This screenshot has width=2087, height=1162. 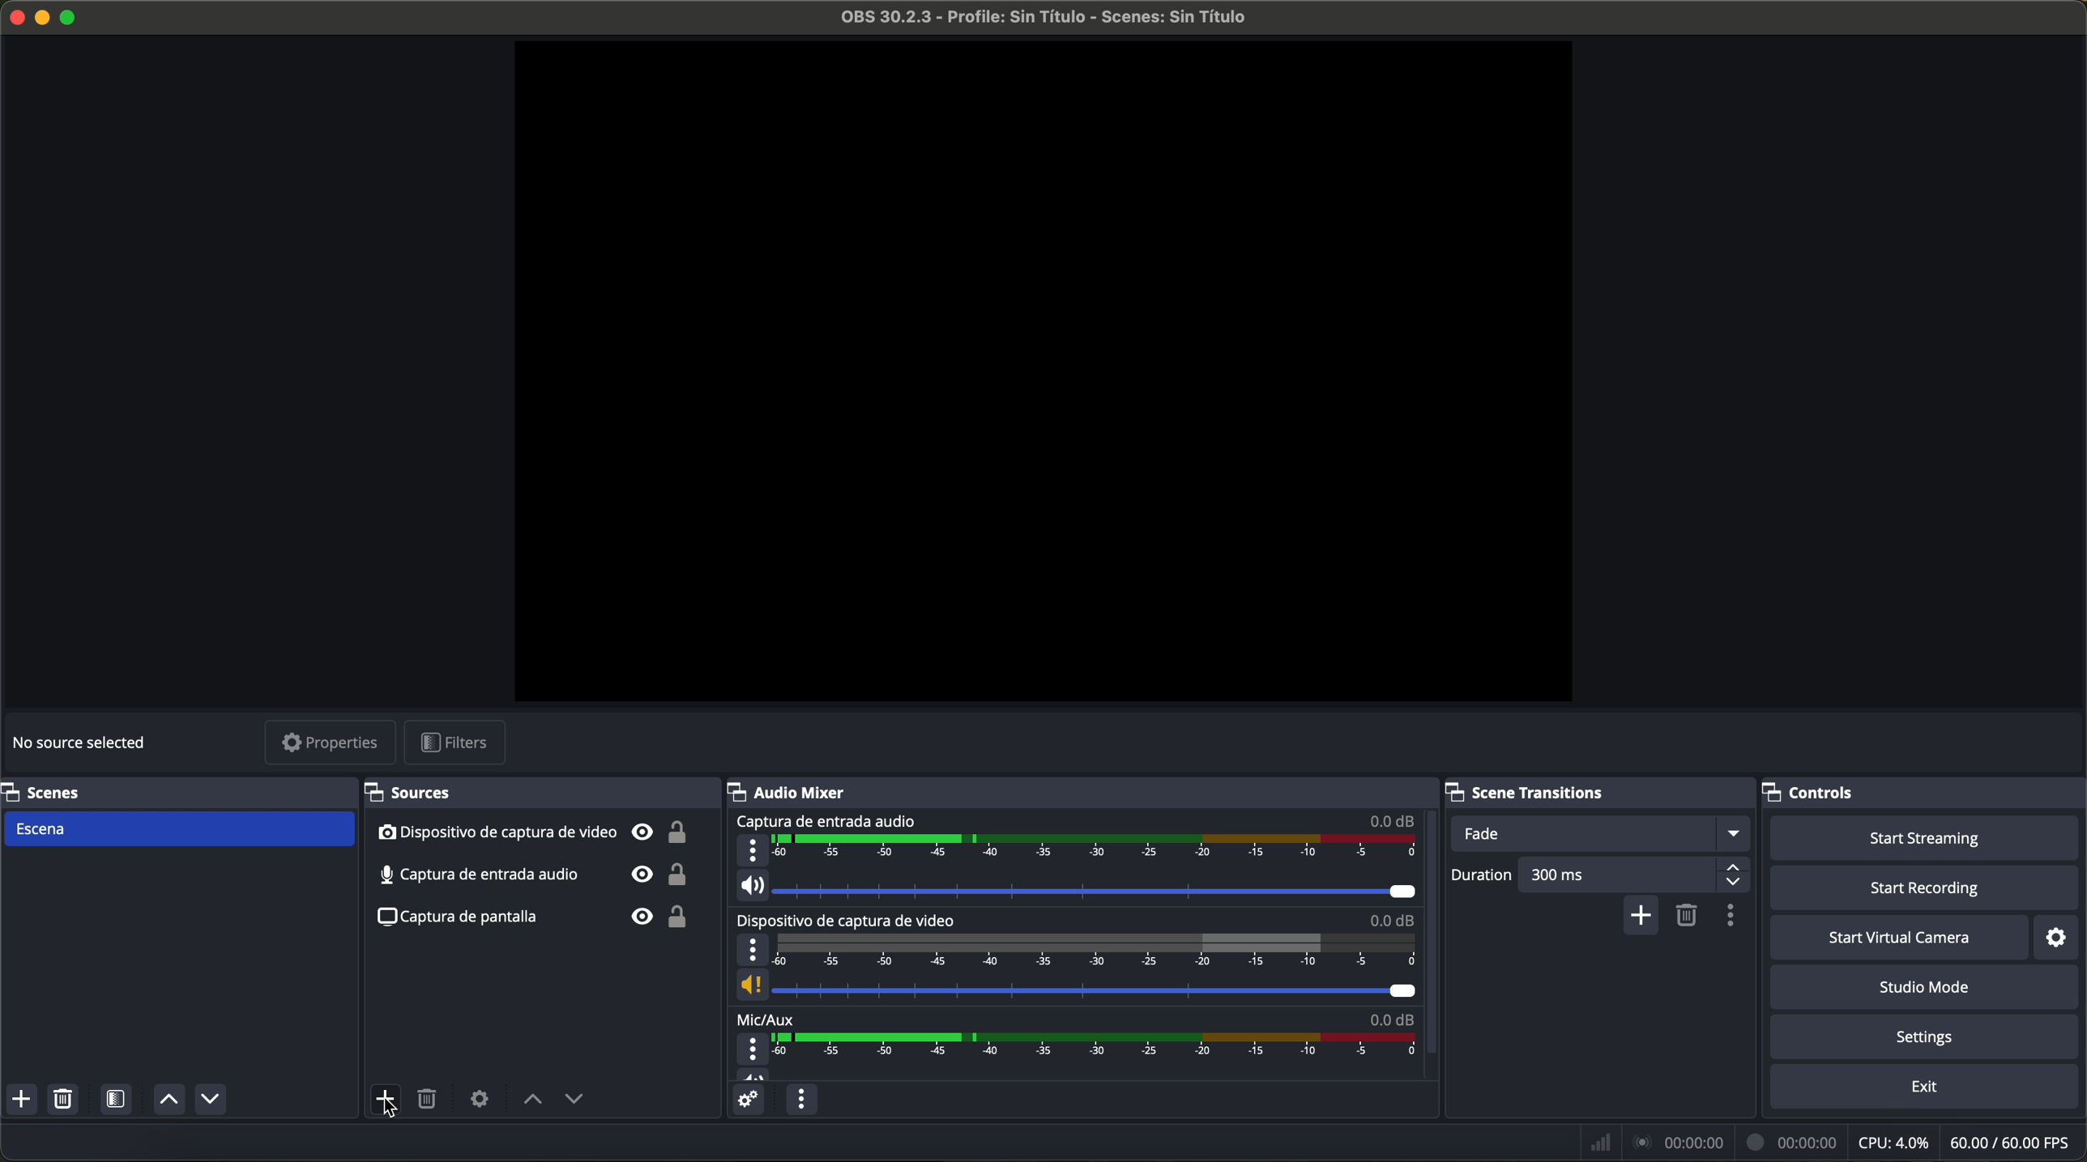 I want to click on cursor, so click(x=389, y=1109).